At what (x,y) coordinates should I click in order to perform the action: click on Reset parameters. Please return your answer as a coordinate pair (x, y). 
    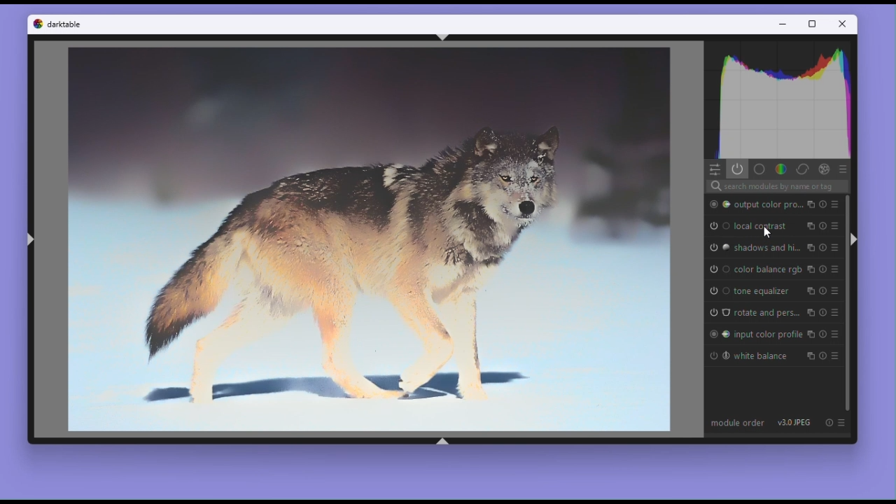
    Looking at the image, I should click on (825, 331).